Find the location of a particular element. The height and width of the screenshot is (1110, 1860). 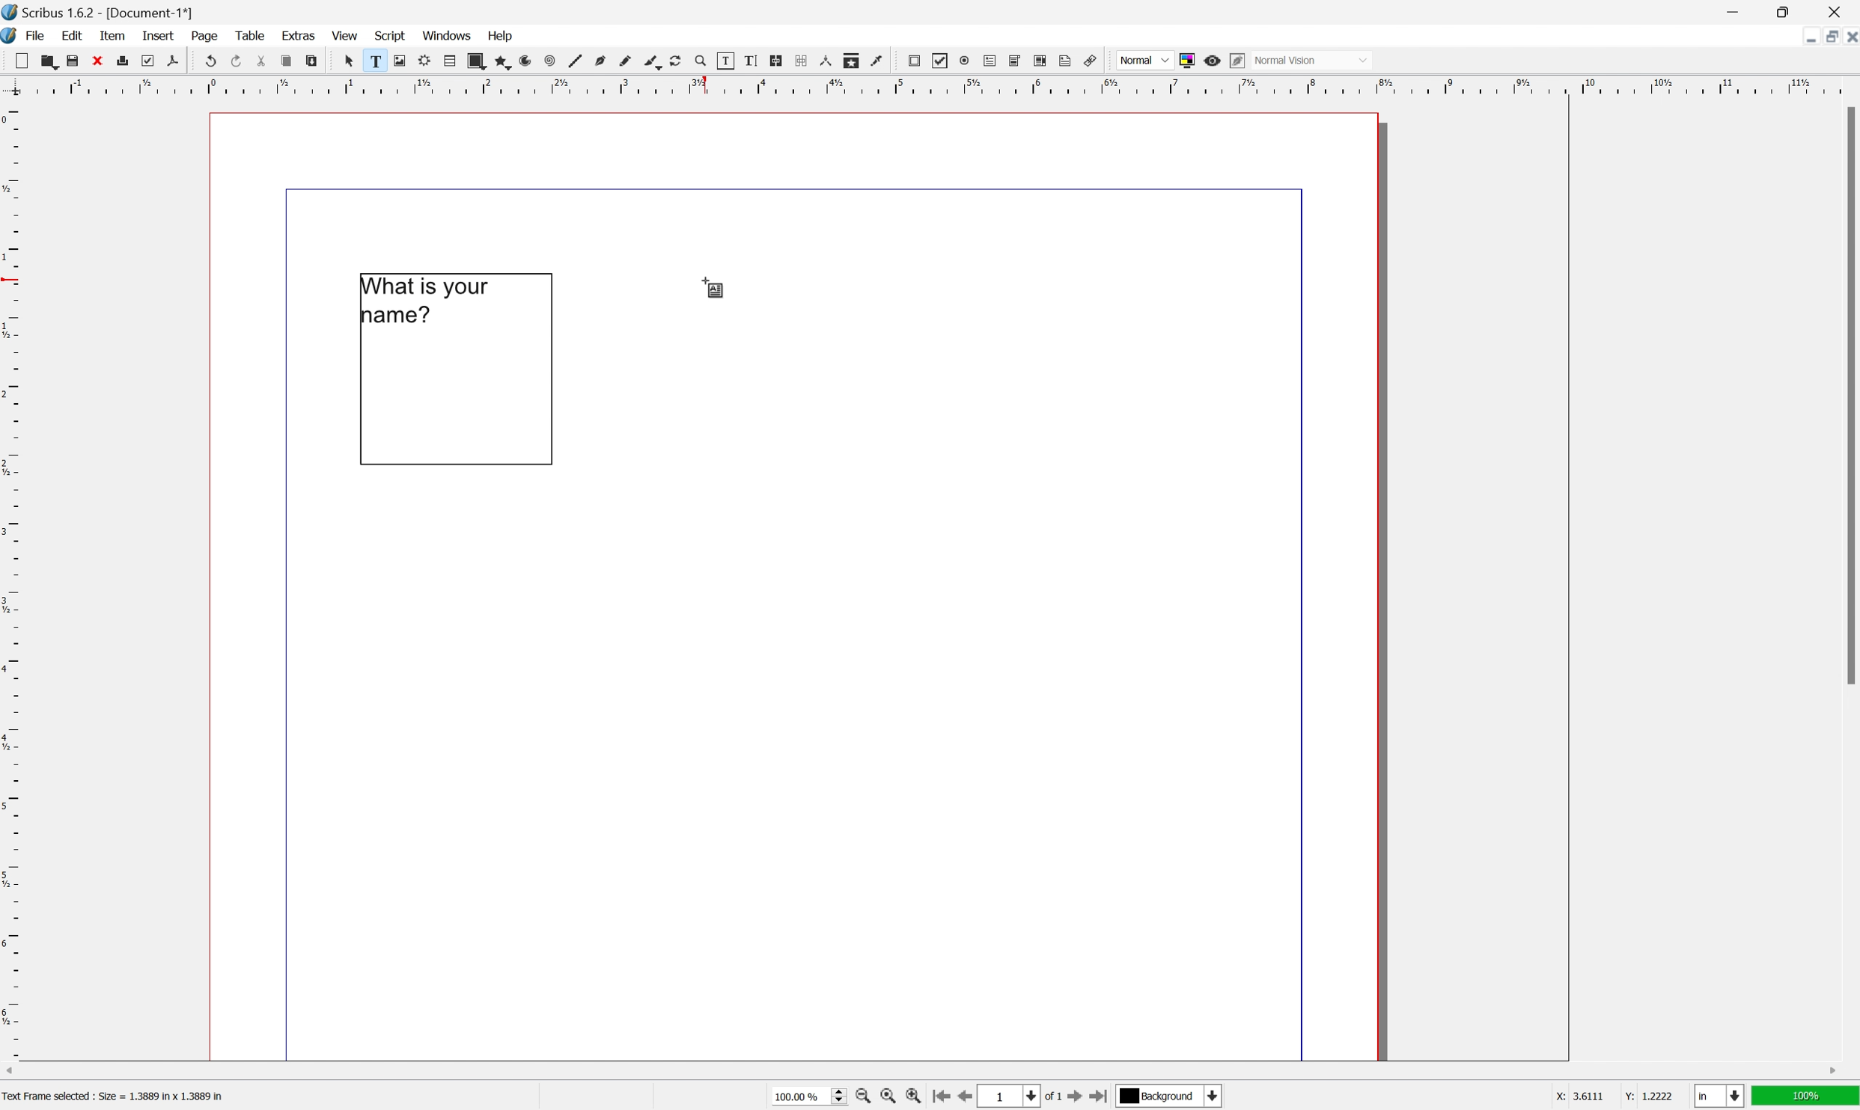

What is your name? is located at coordinates (434, 304).